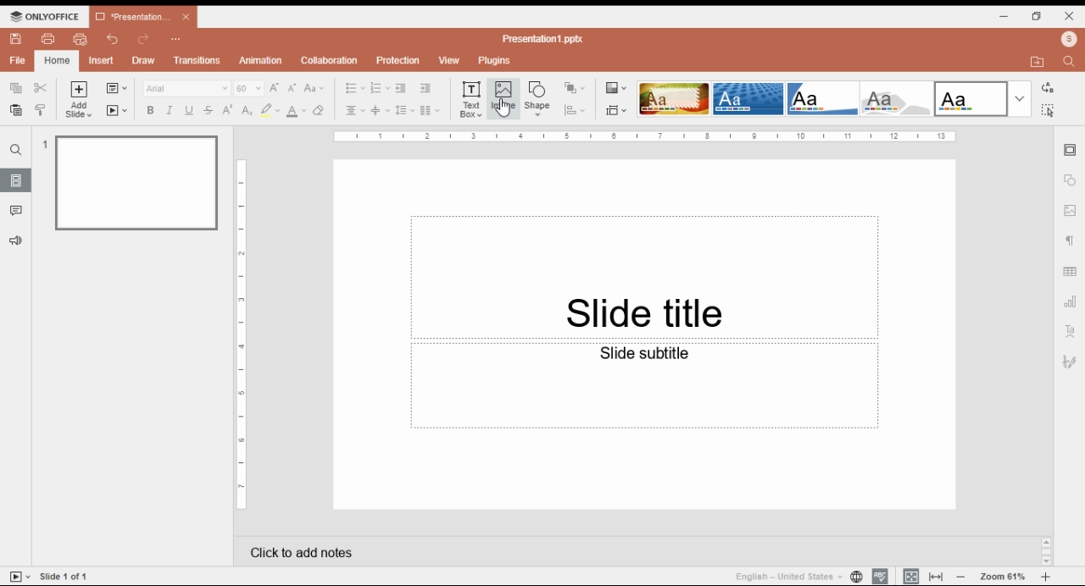 Image resolution: width=1085 pixels, height=586 pixels. What do you see at coordinates (1036, 17) in the screenshot?
I see `restore` at bounding box center [1036, 17].